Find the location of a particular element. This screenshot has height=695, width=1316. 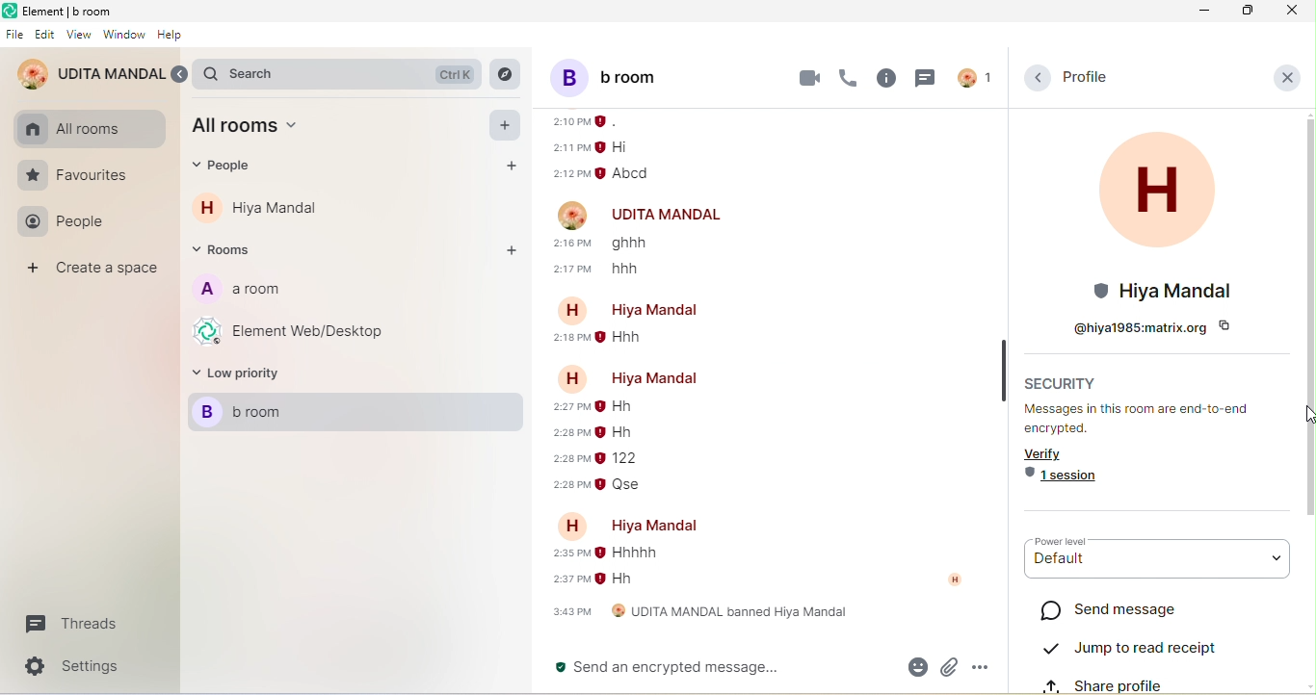

emoji is located at coordinates (914, 666).